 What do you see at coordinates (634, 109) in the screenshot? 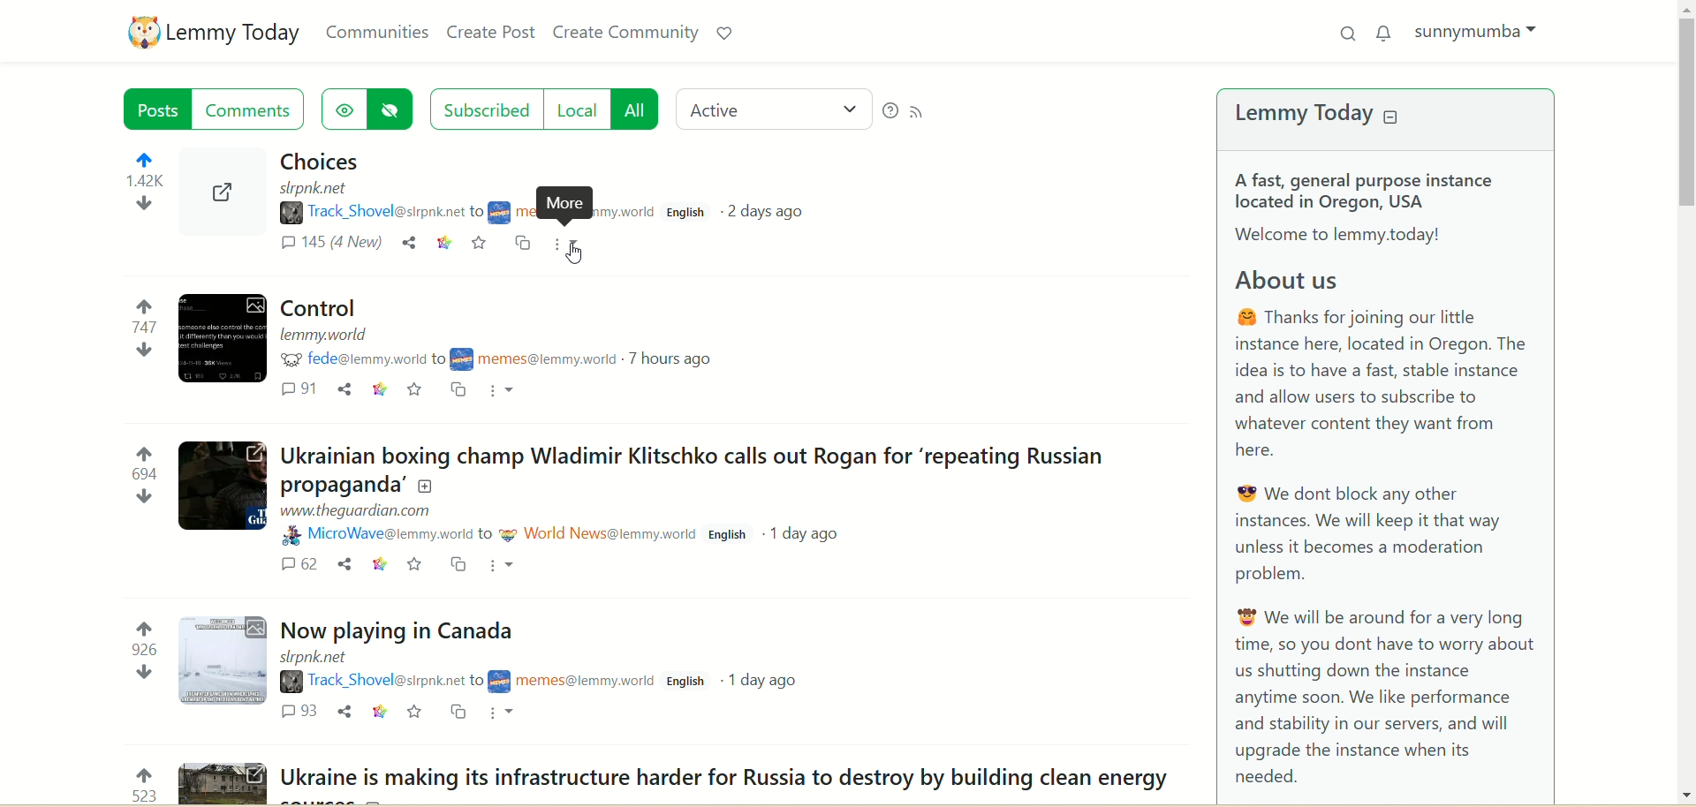
I see `all` at bounding box center [634, 109].